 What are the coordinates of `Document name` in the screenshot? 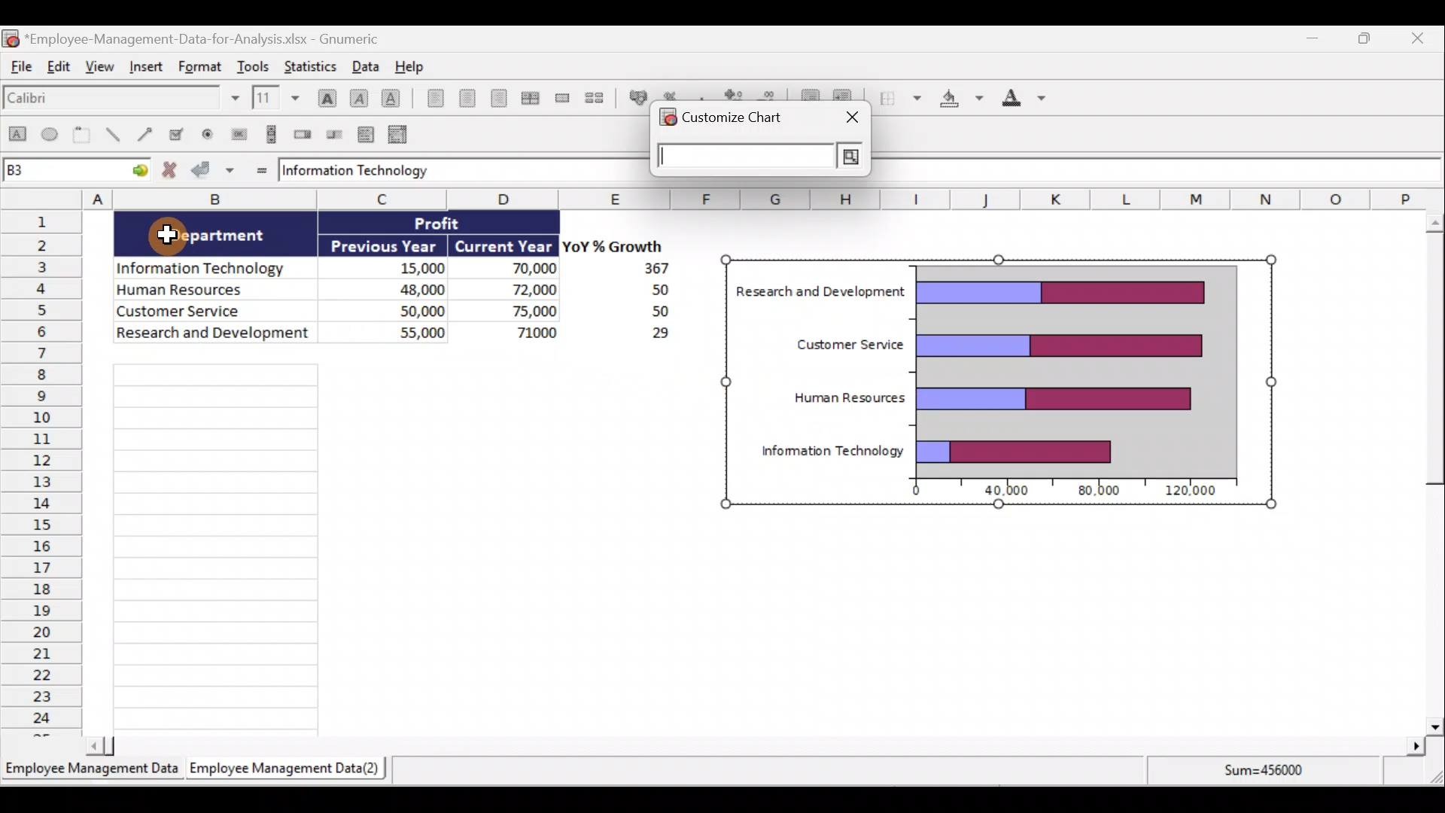 It's located at (193, 37).